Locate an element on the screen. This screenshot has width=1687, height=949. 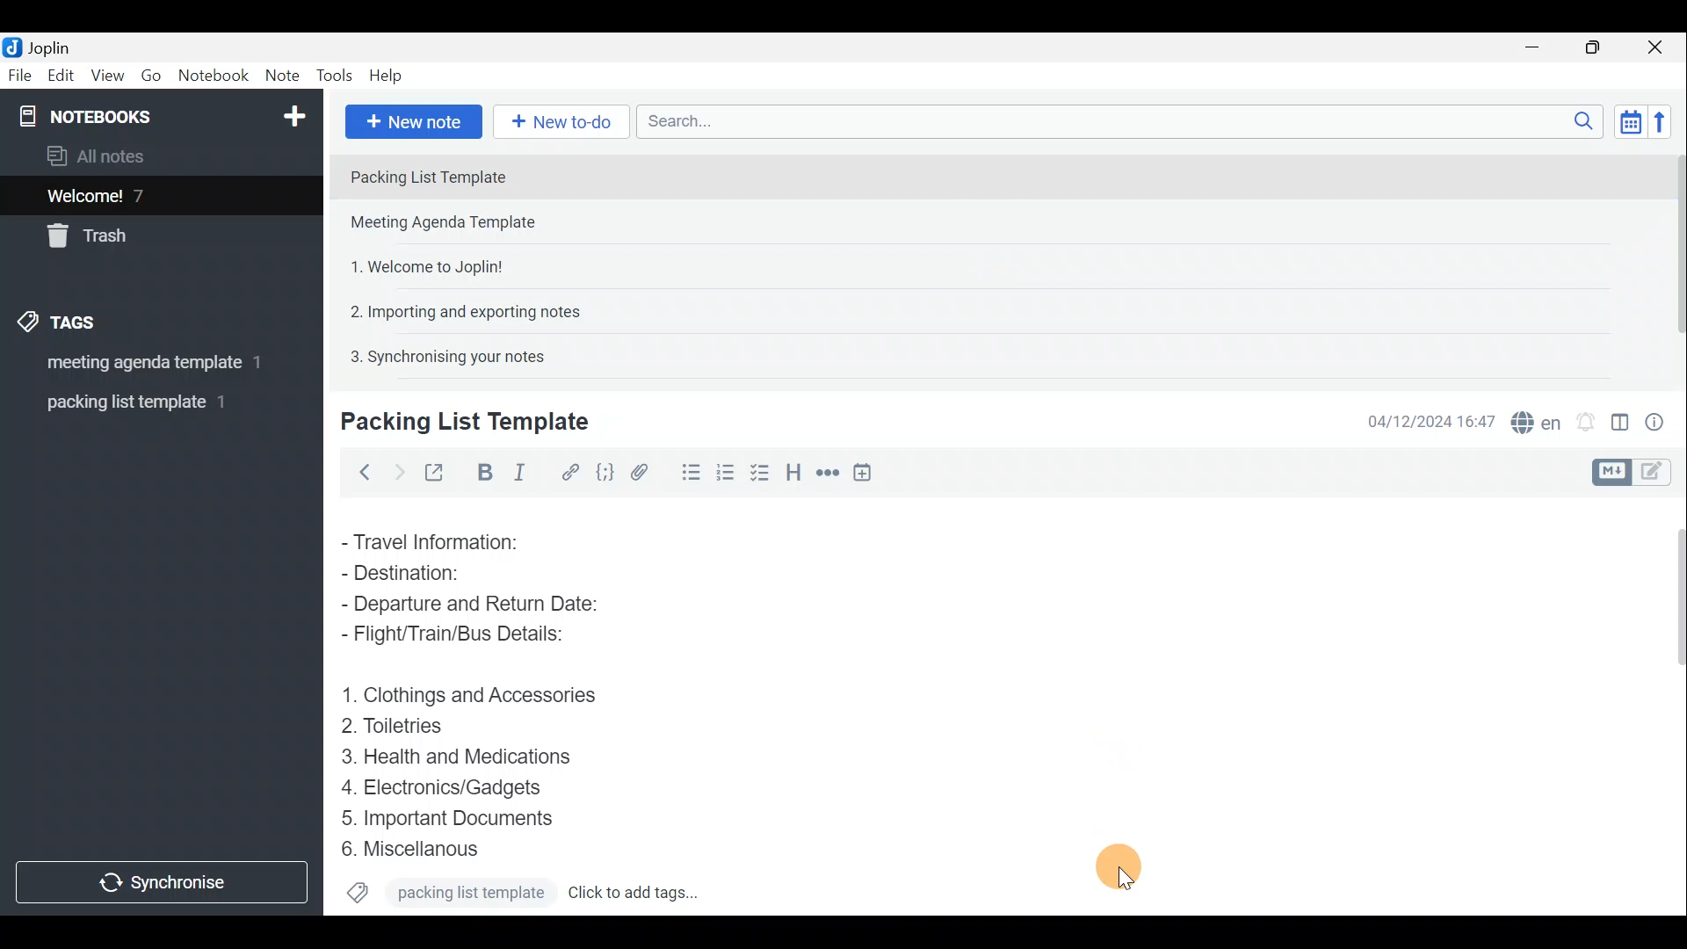
Health and Medications is located at coordinates (467, 757).